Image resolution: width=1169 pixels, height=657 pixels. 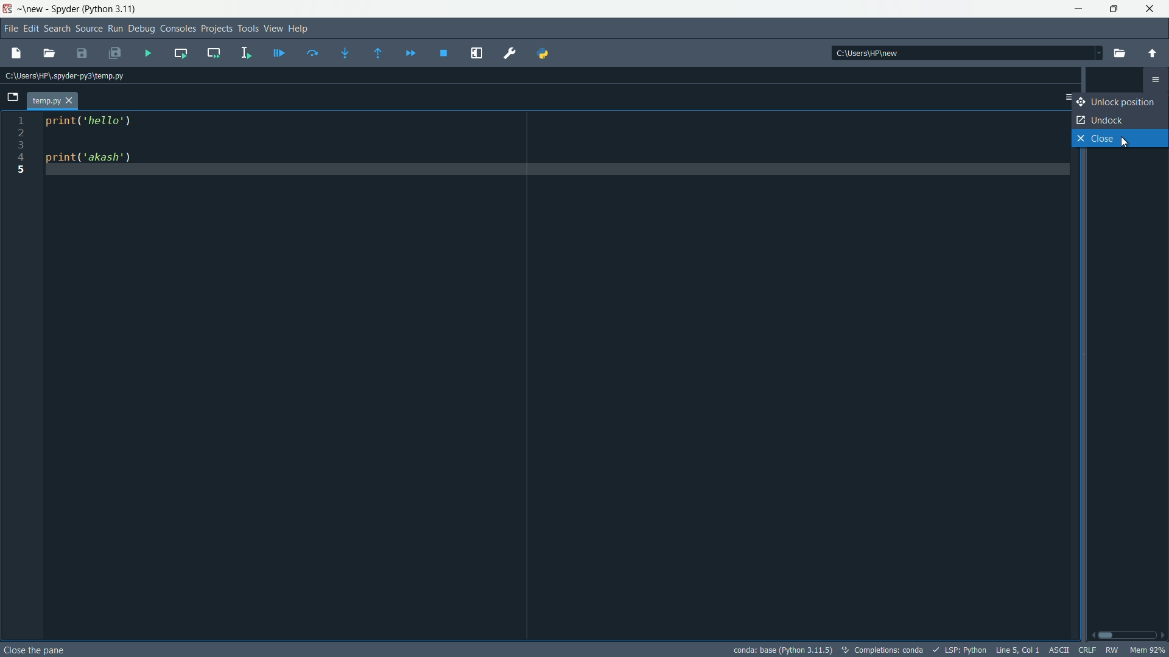 What do you see at coordinates (442, 52) in the screenshot?
I see `stop debugging` at bounding box center [442, 52].